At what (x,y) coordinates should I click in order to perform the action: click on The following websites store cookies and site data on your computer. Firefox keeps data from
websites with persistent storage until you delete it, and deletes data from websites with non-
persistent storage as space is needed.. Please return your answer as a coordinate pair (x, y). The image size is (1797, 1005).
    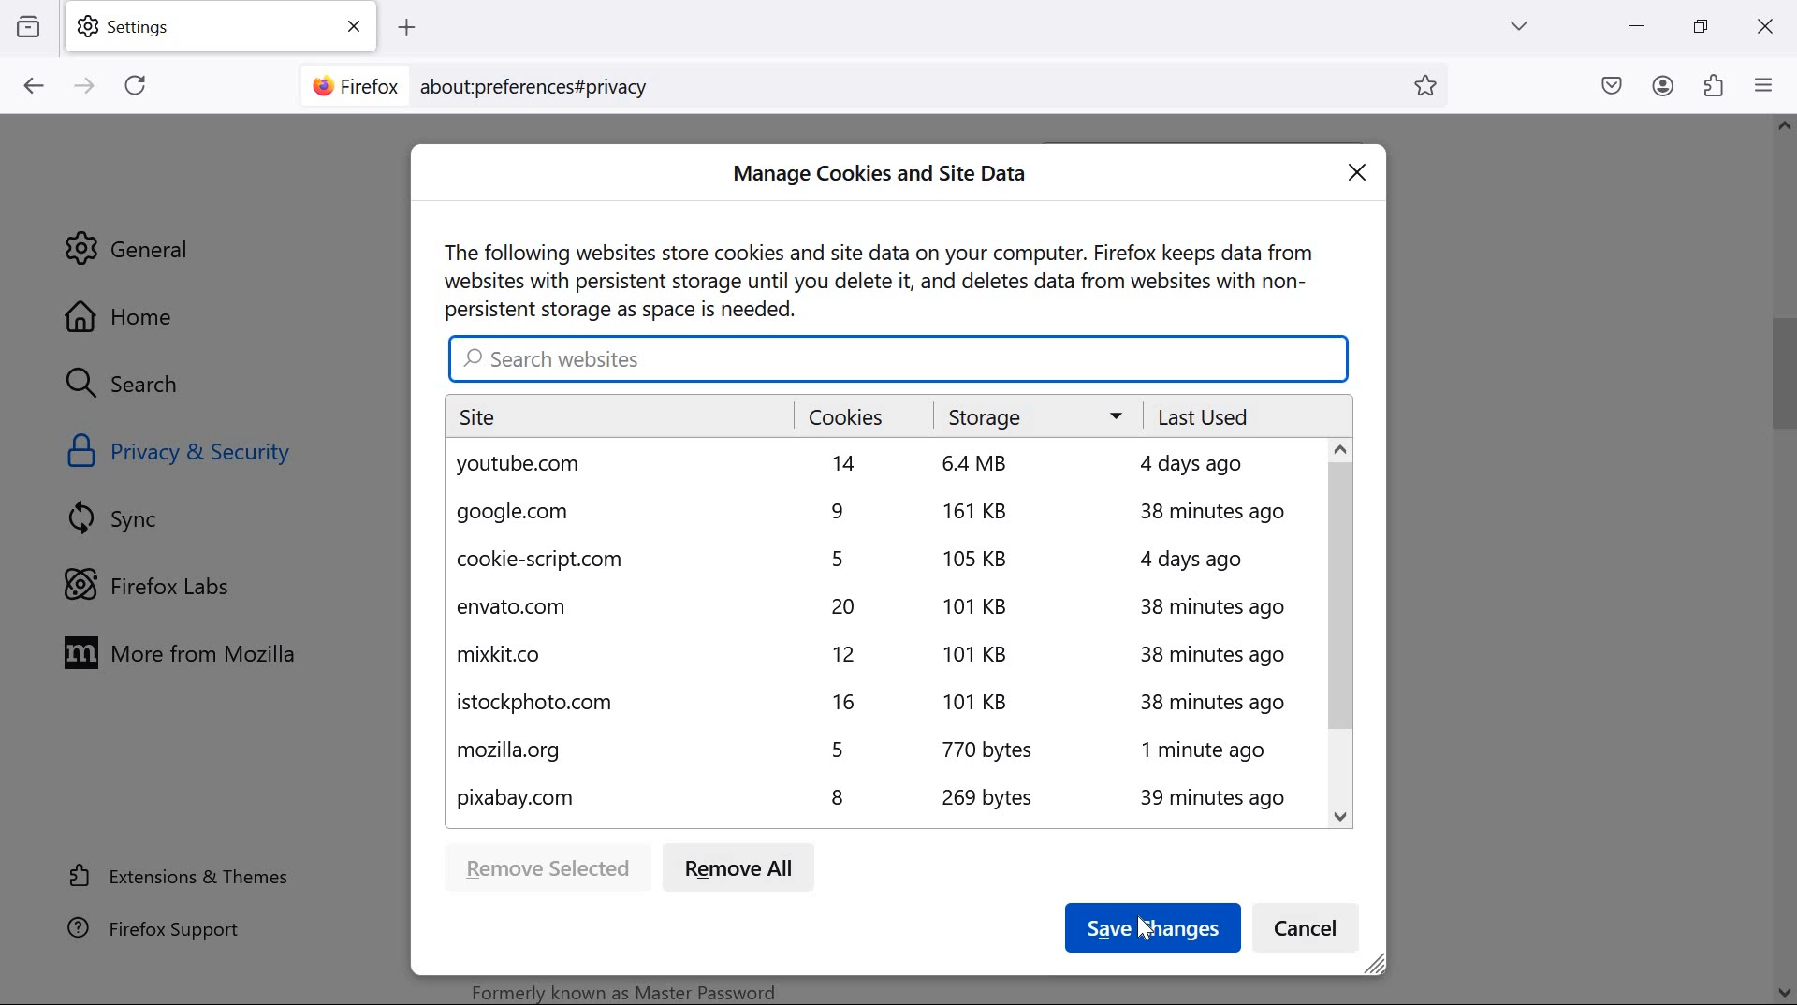
    Looking at the image, I should click on (881, 277).